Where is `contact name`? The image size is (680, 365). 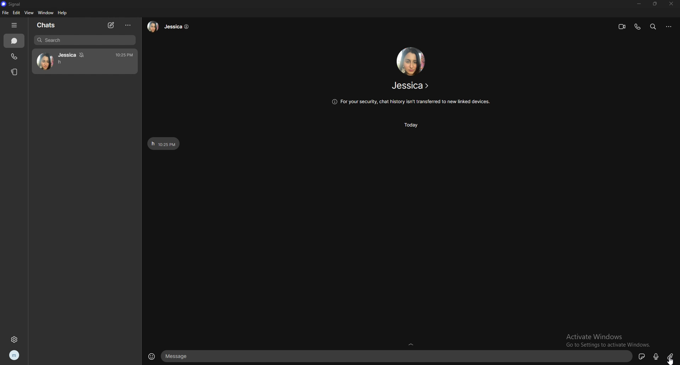
contact name is located at coordinates (412, 85).